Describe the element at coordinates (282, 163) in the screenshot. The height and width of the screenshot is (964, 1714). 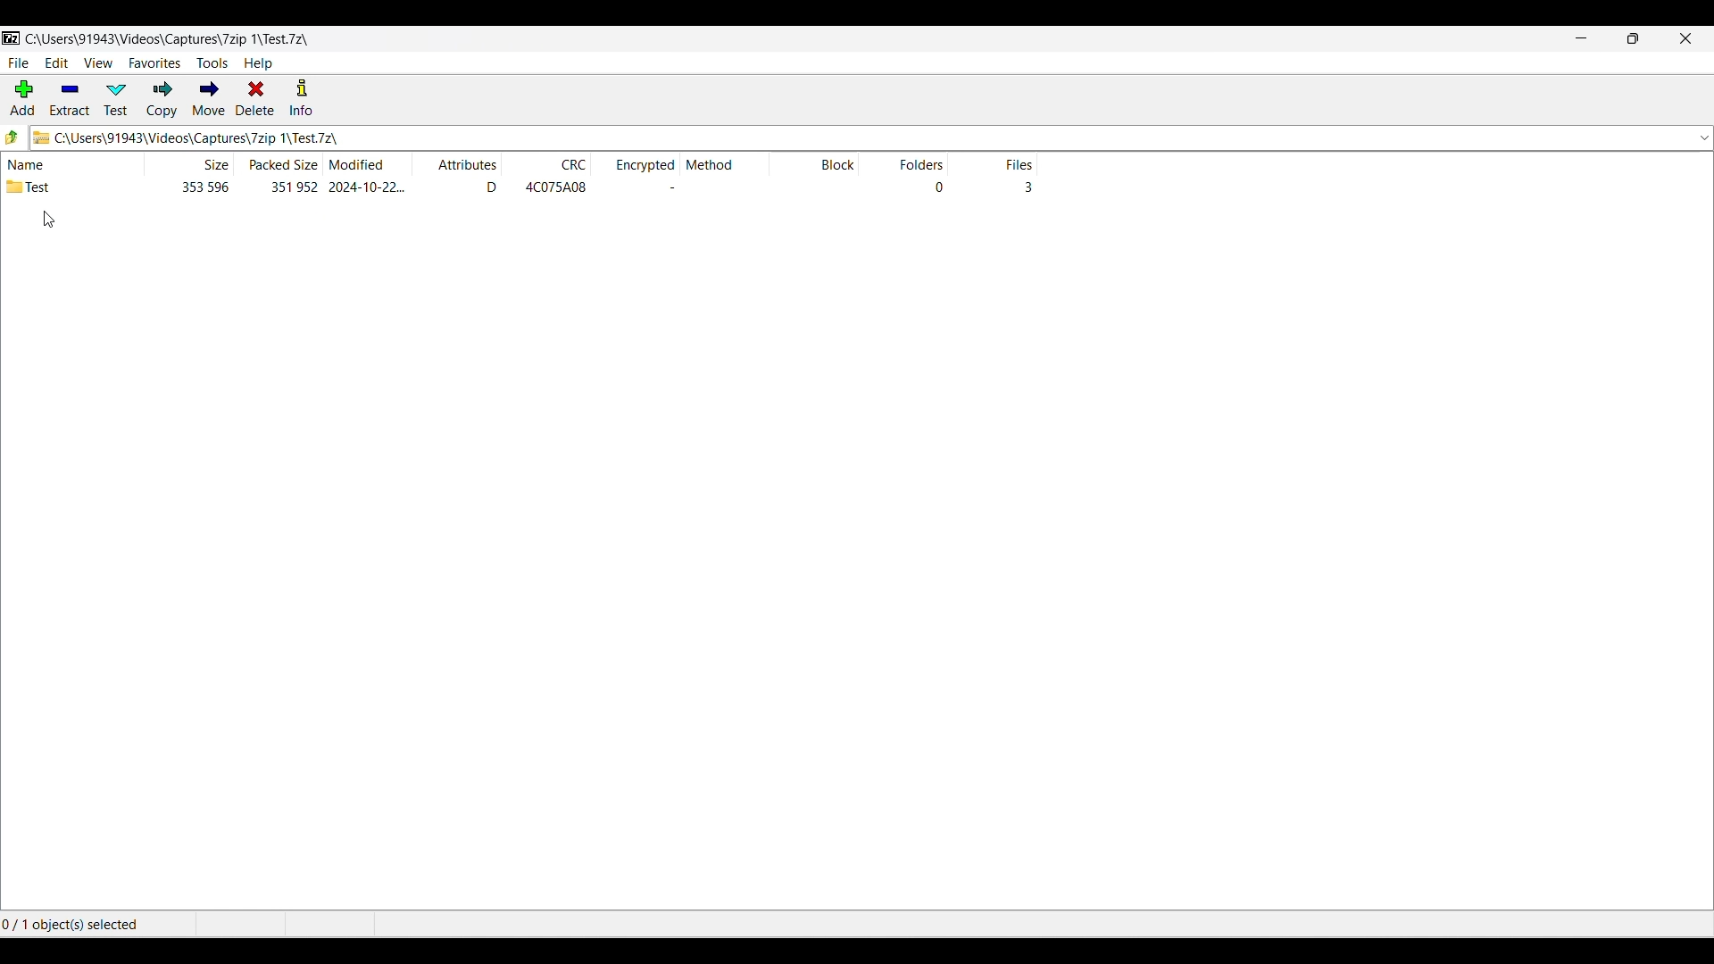
I see `Packed size column` at that location.